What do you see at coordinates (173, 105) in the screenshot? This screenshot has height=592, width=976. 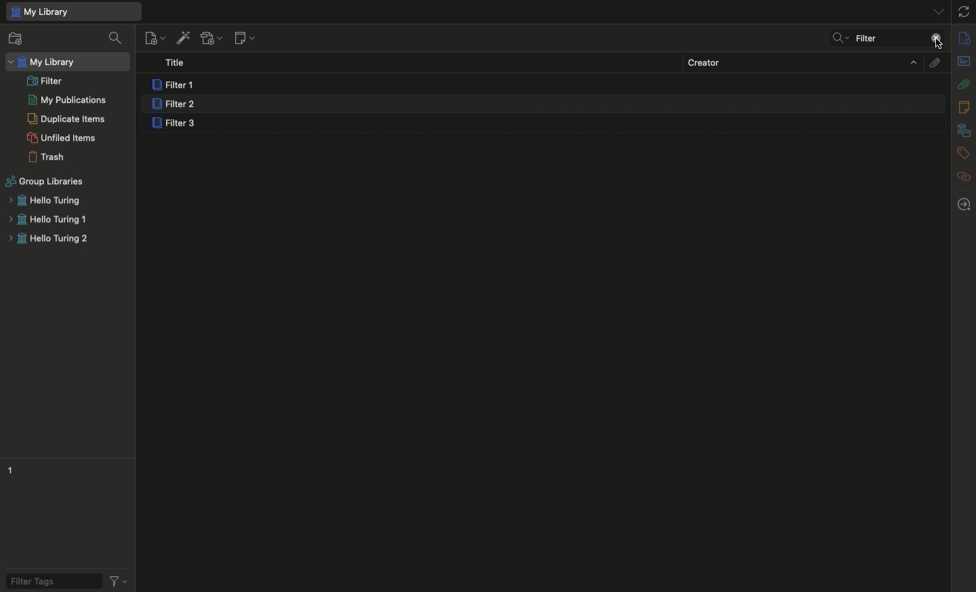 I see `Filter 2` at bounding box center [173, 105].